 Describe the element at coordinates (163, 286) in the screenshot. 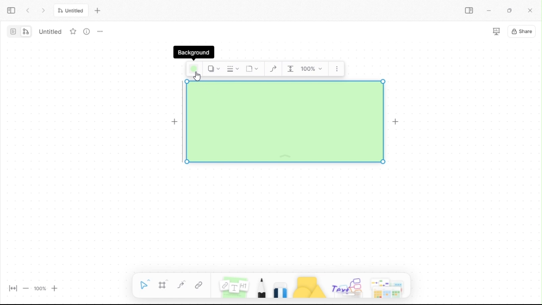

I see `frame` at that location.